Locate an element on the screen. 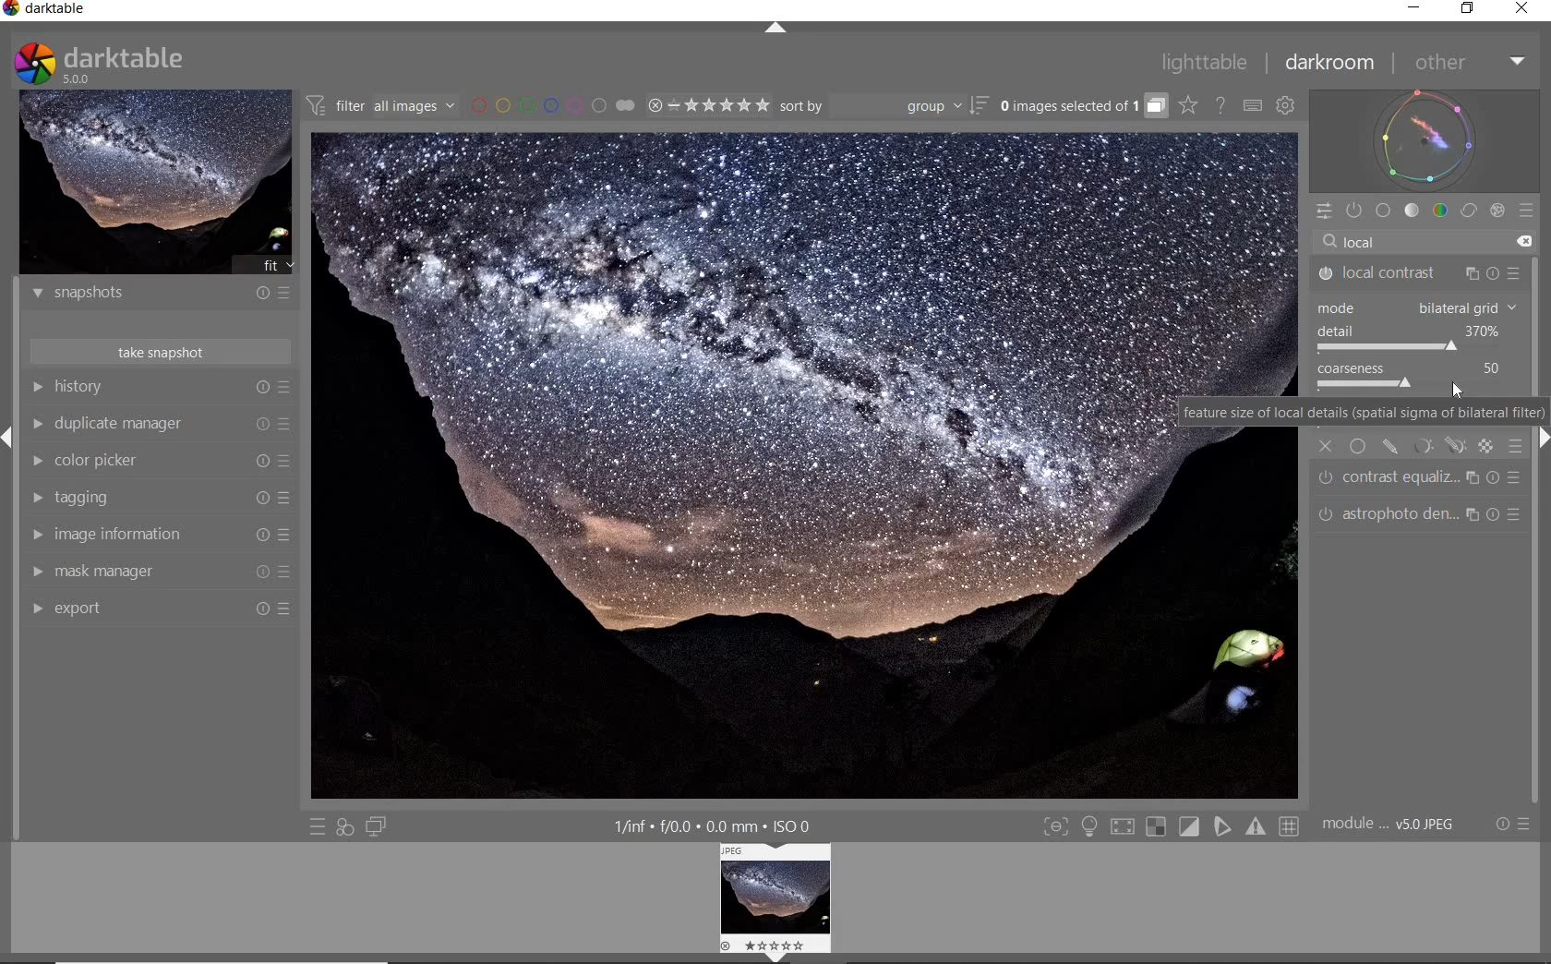 Image resolution: width=1551 pixels, height=964 pixels. COLOR is located at coordinates (1441, 211).